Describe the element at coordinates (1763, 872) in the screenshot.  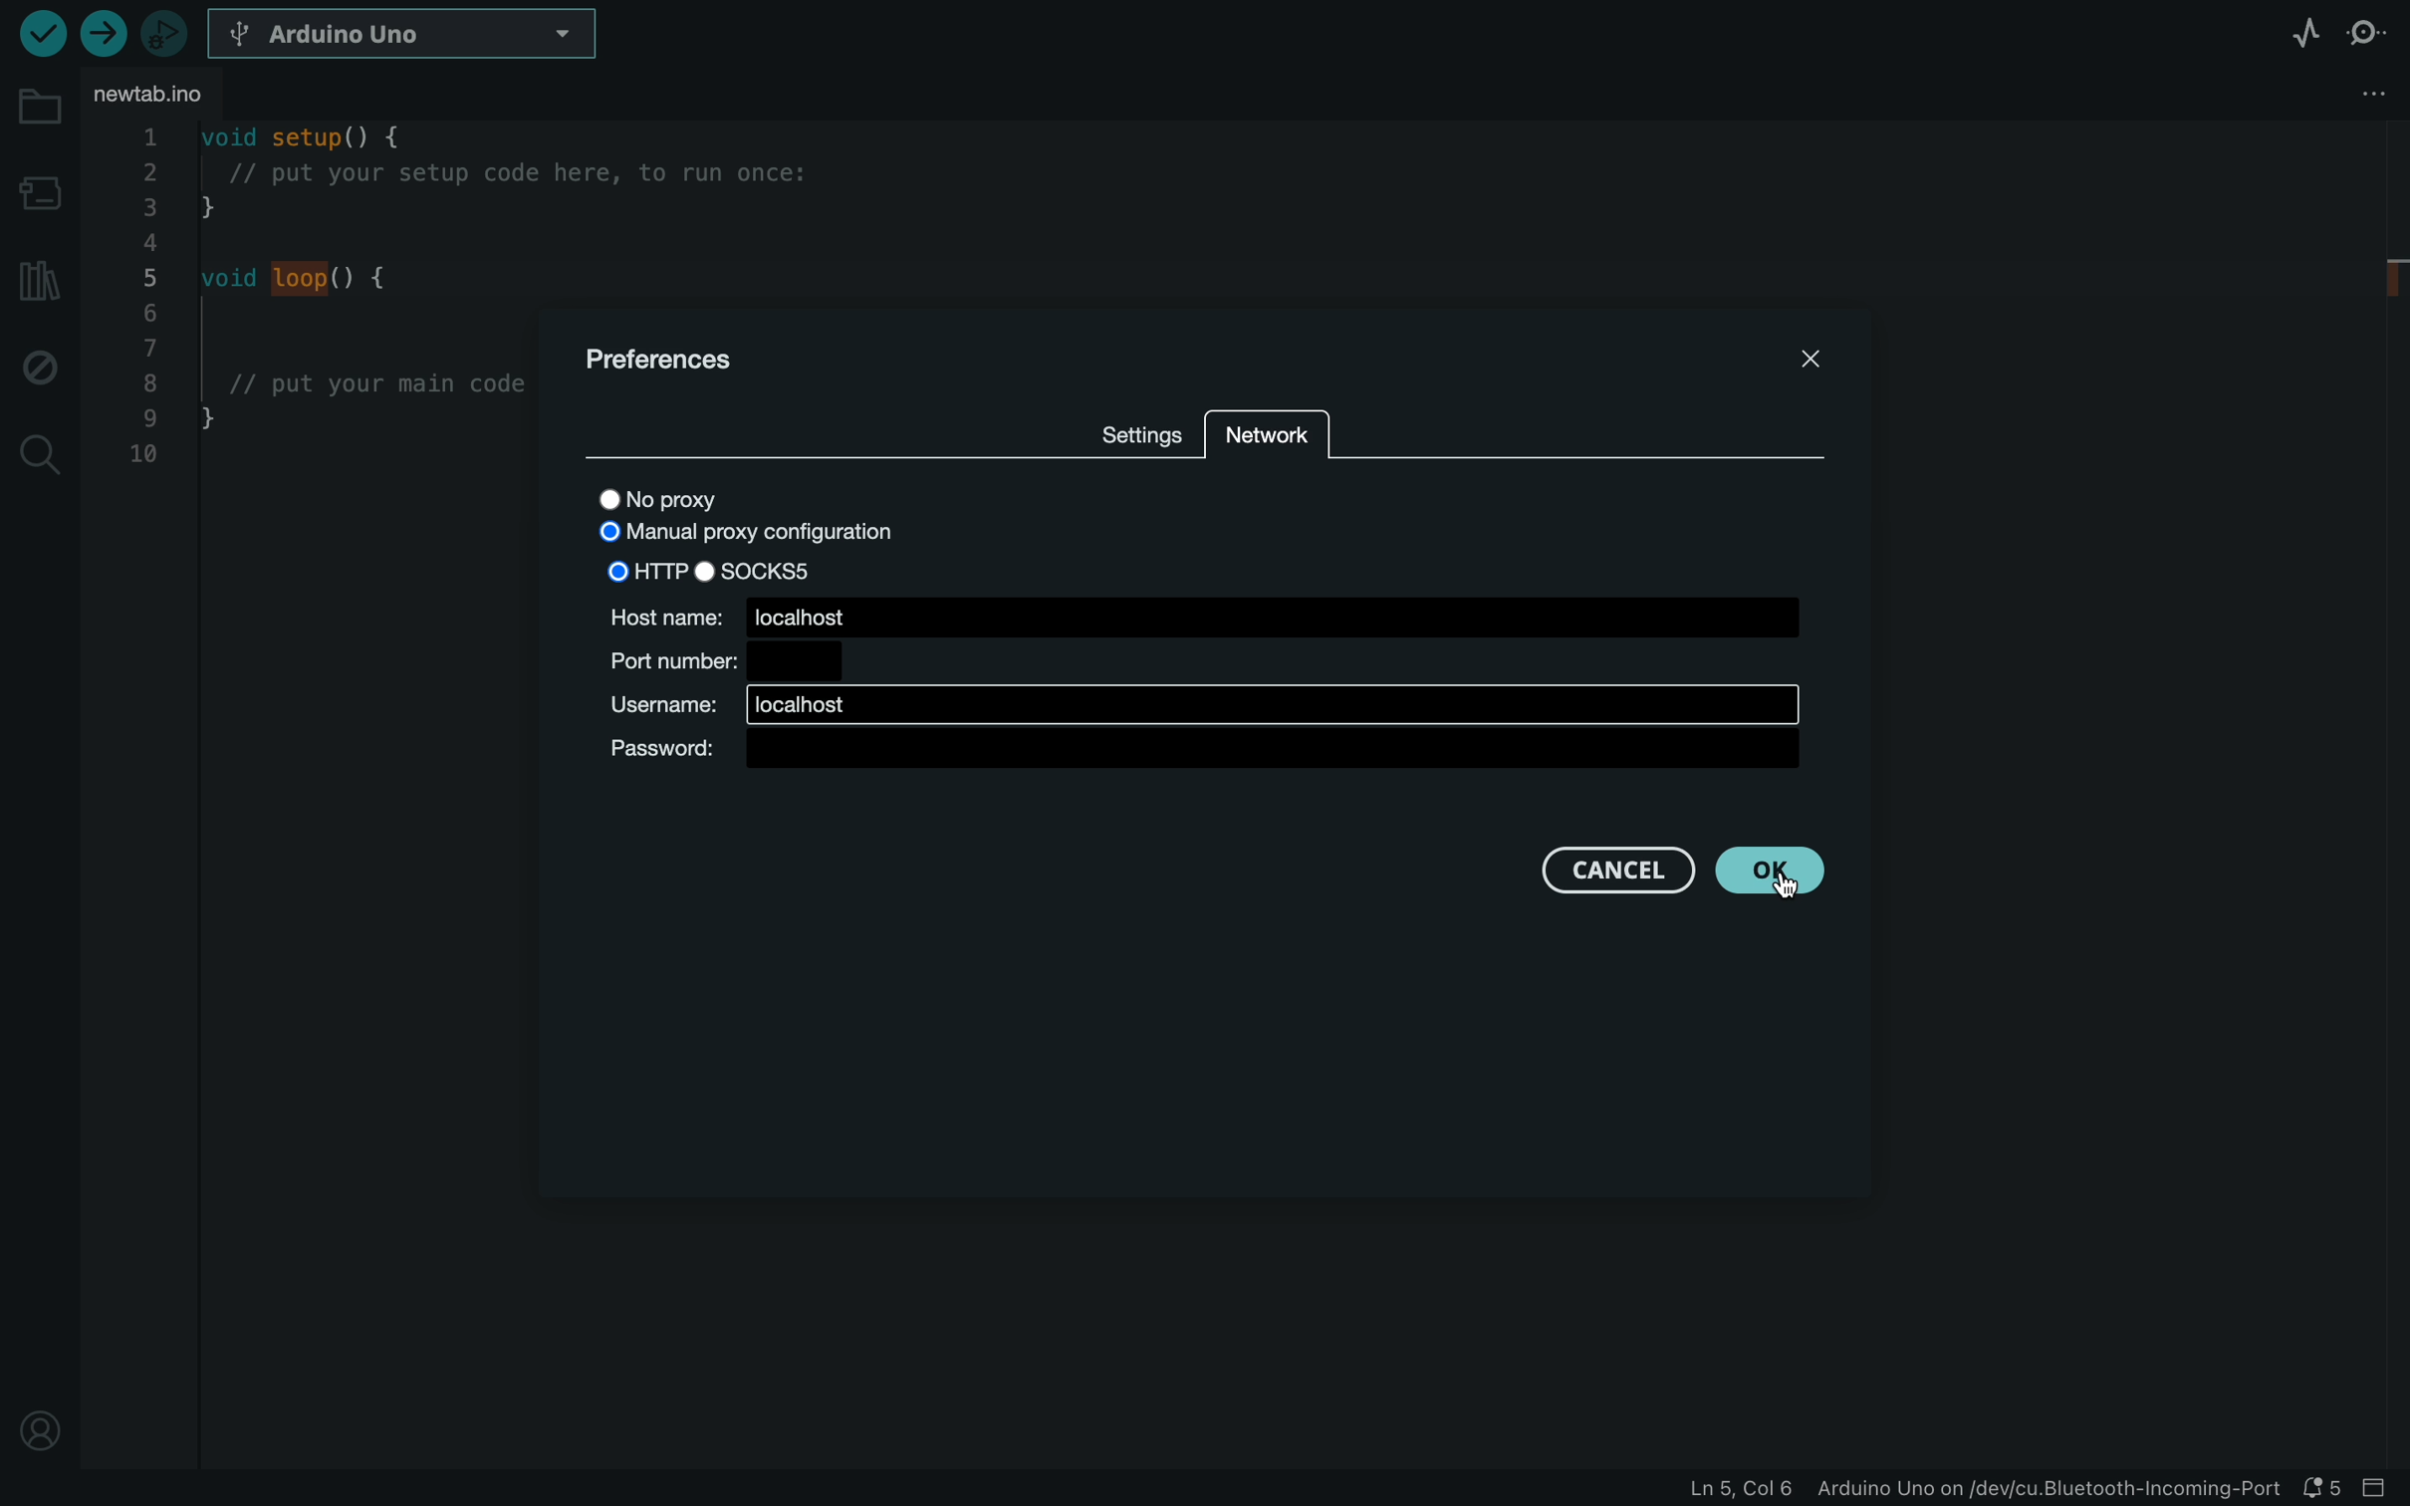
I see `clicked` at that location.